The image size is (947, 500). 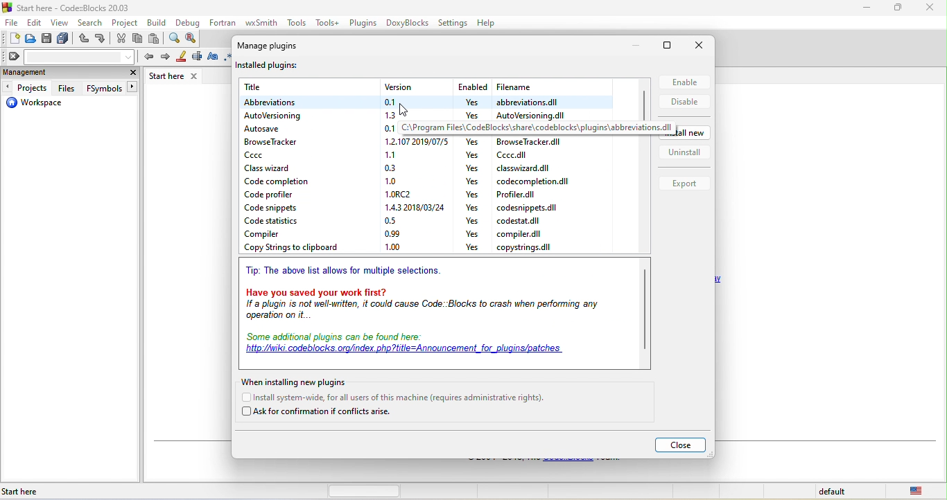 I want to click on save, so click(x=46, y=39).